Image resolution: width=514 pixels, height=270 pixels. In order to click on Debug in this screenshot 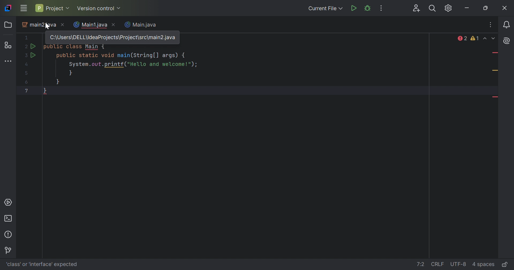, I will do `click(368, 8)`.